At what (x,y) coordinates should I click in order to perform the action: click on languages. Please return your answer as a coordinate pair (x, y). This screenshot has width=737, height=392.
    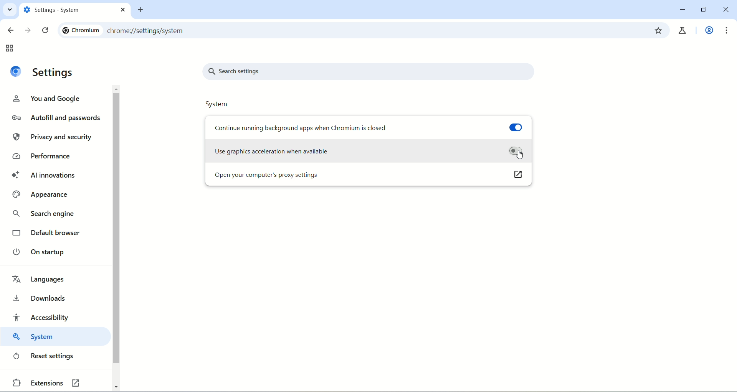
    Looking at the image, I should click on (40, 280).